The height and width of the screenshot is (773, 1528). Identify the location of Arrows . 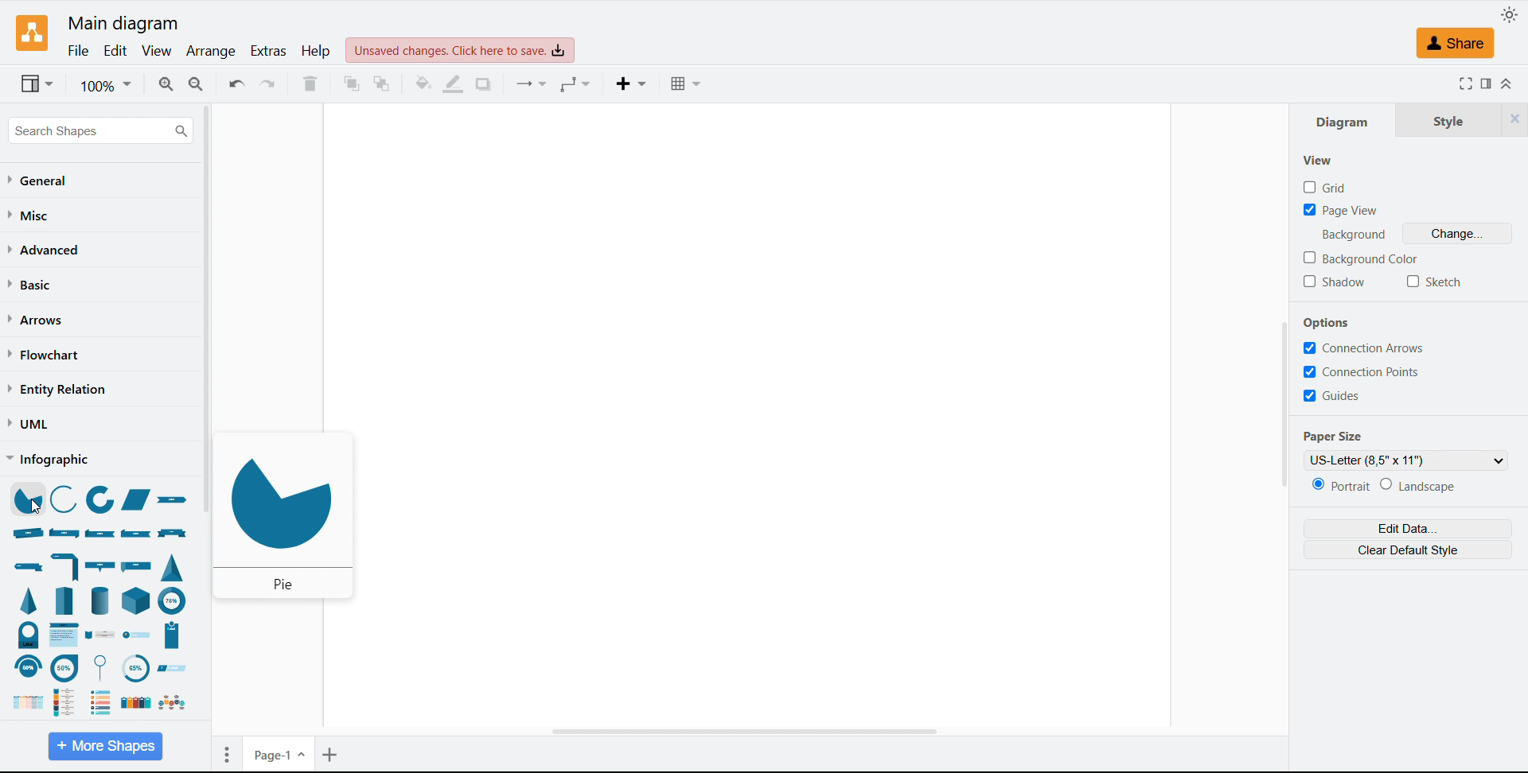
(38, 320).